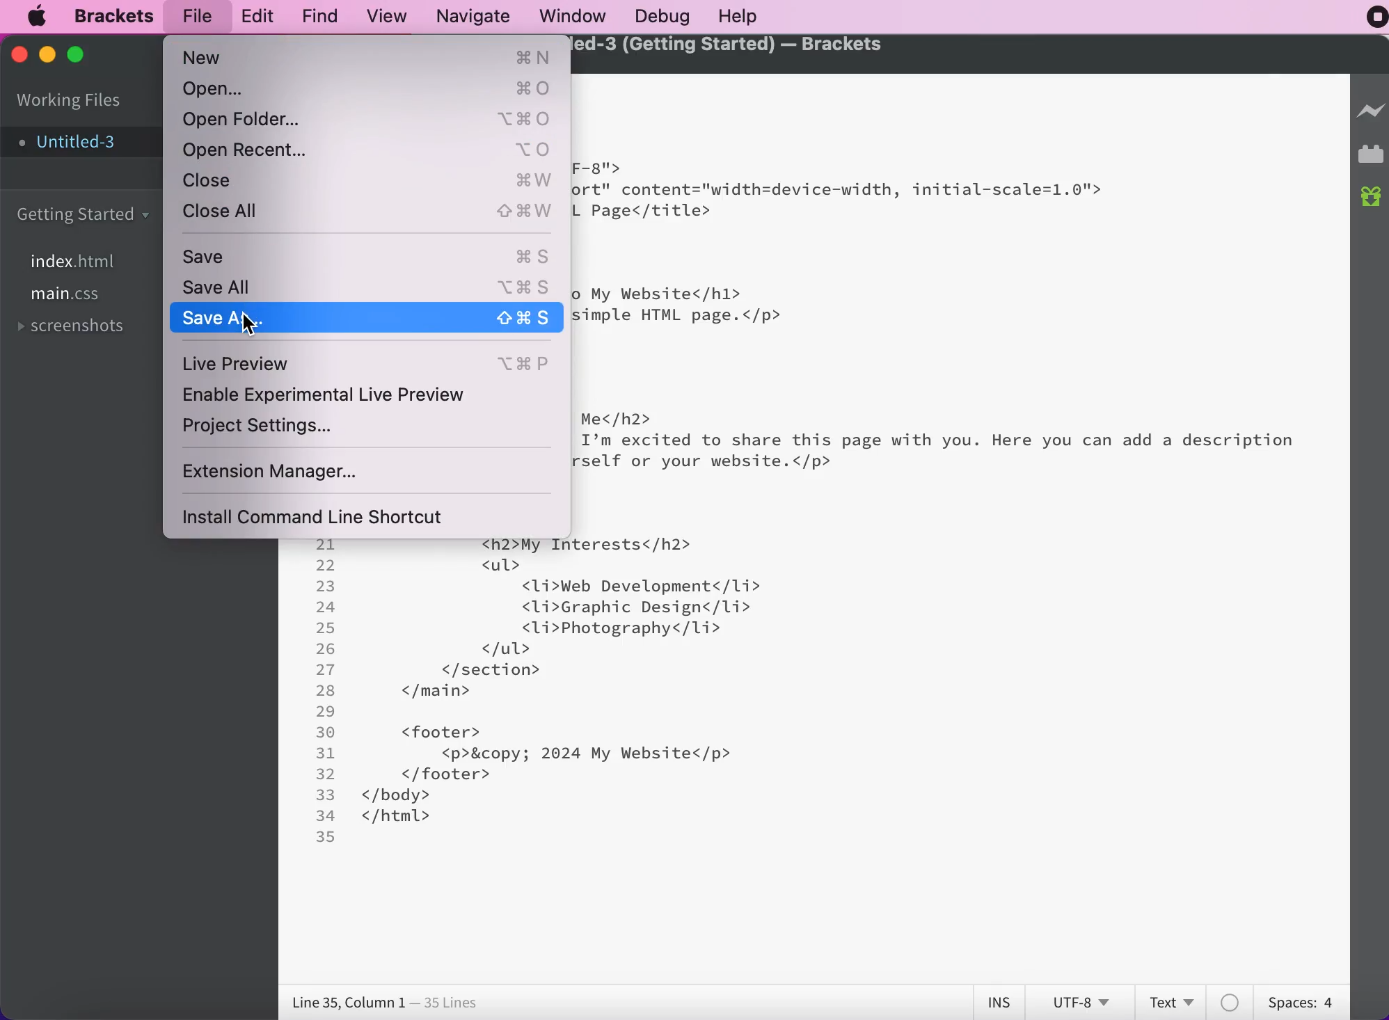 The width and height of the screenshot is (1389, 1020). I want to click on 29, so click(326, 712).